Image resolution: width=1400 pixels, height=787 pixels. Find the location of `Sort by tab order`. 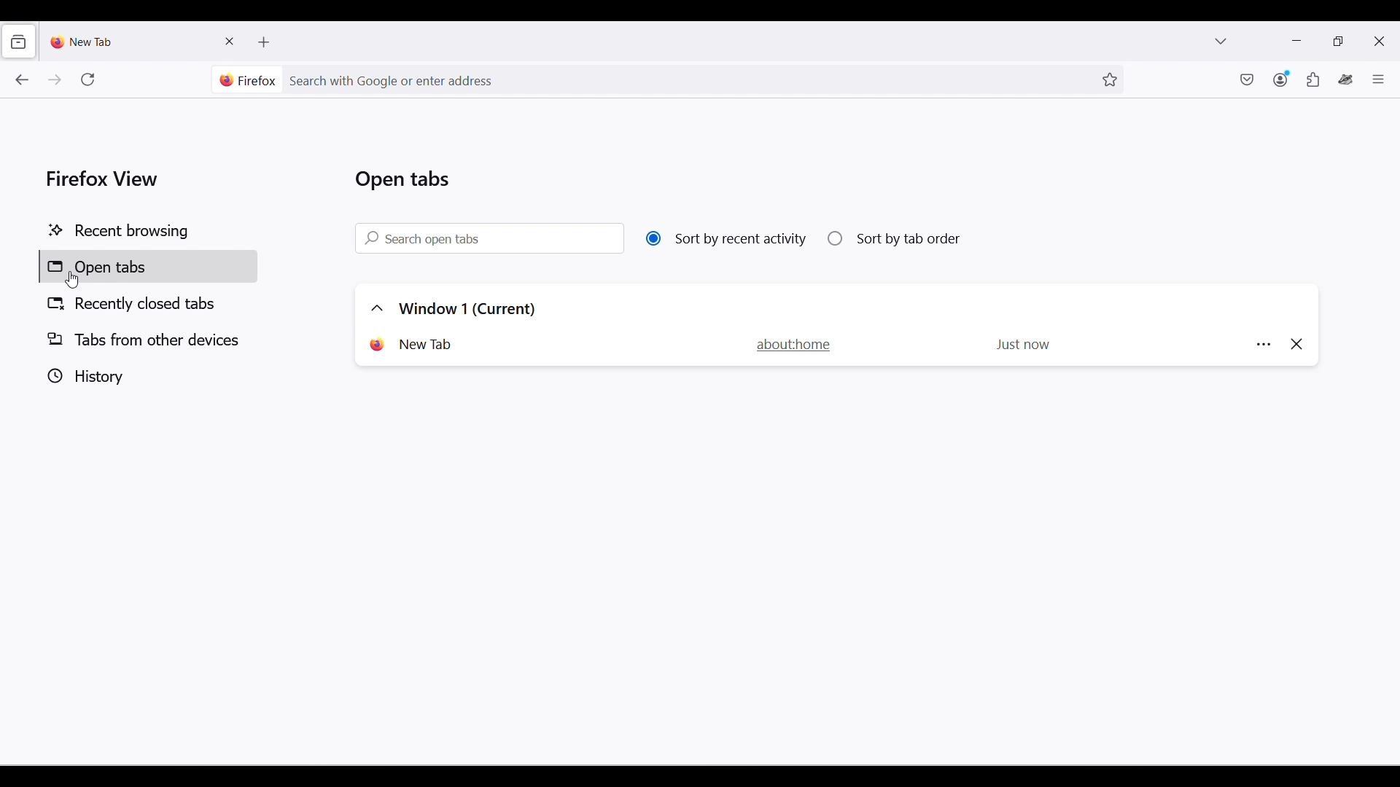

Sort by tab order is located at coordinates (895, 238).